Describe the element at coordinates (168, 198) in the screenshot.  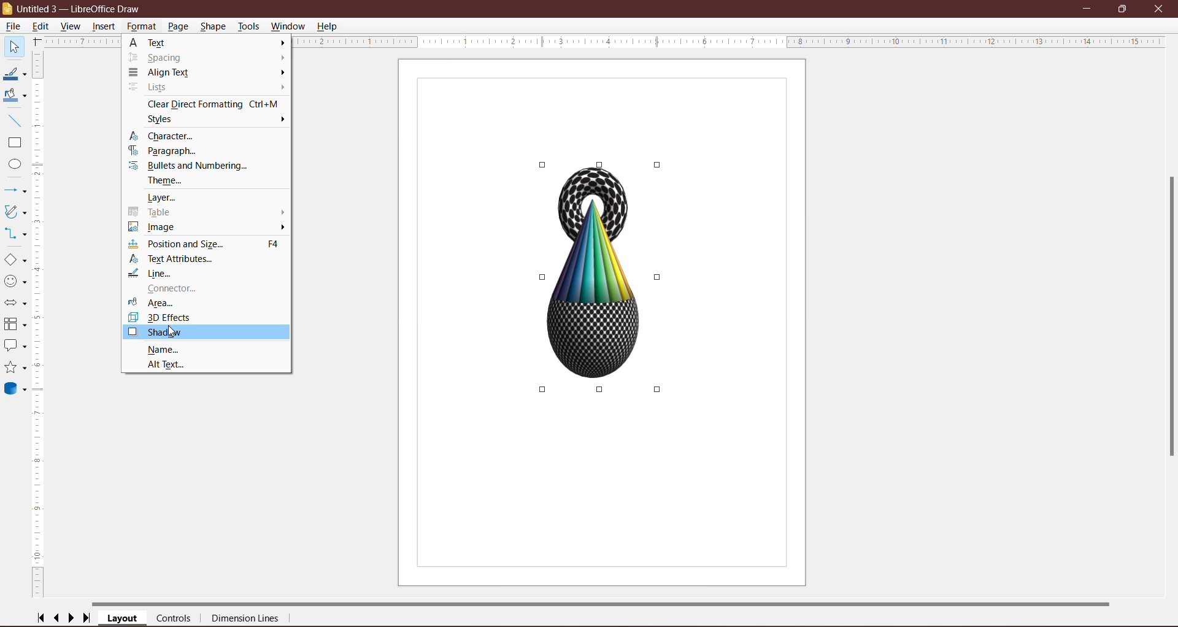
I see `Layer` at that location.